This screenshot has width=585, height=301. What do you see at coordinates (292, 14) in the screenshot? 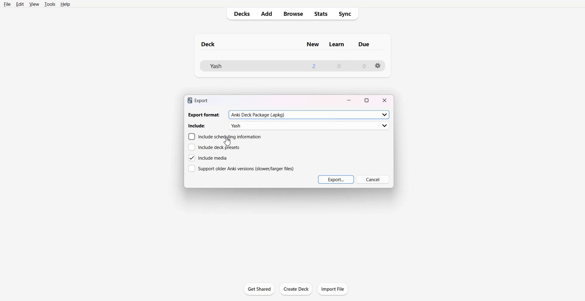
I see `Browse` at bounding box center [292, 14].